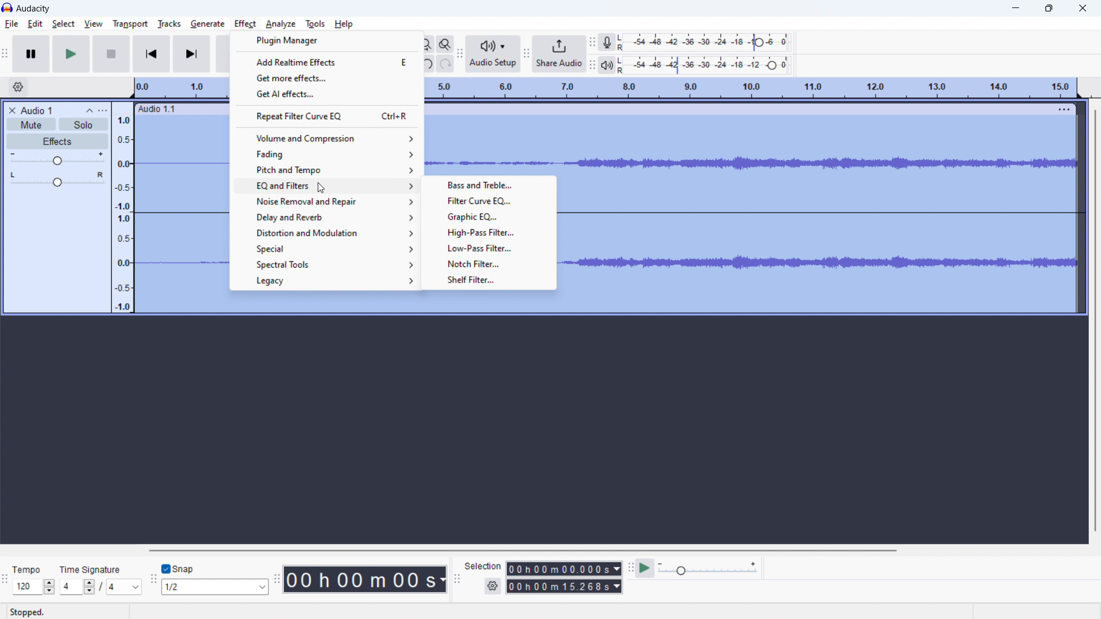 The image size is (1101, 619). I want to click on audio setup toolbar, so click(462, 56).